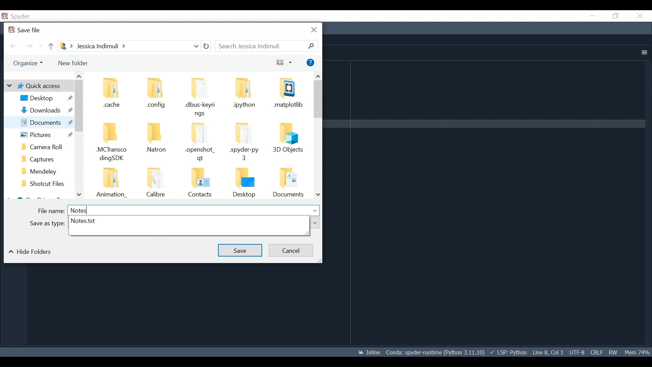 This screenshot has height=367, width=652. What do you see at coordinates (155, 183) in the screenshot?
I see `Folder` at bounding box center [155, 183].